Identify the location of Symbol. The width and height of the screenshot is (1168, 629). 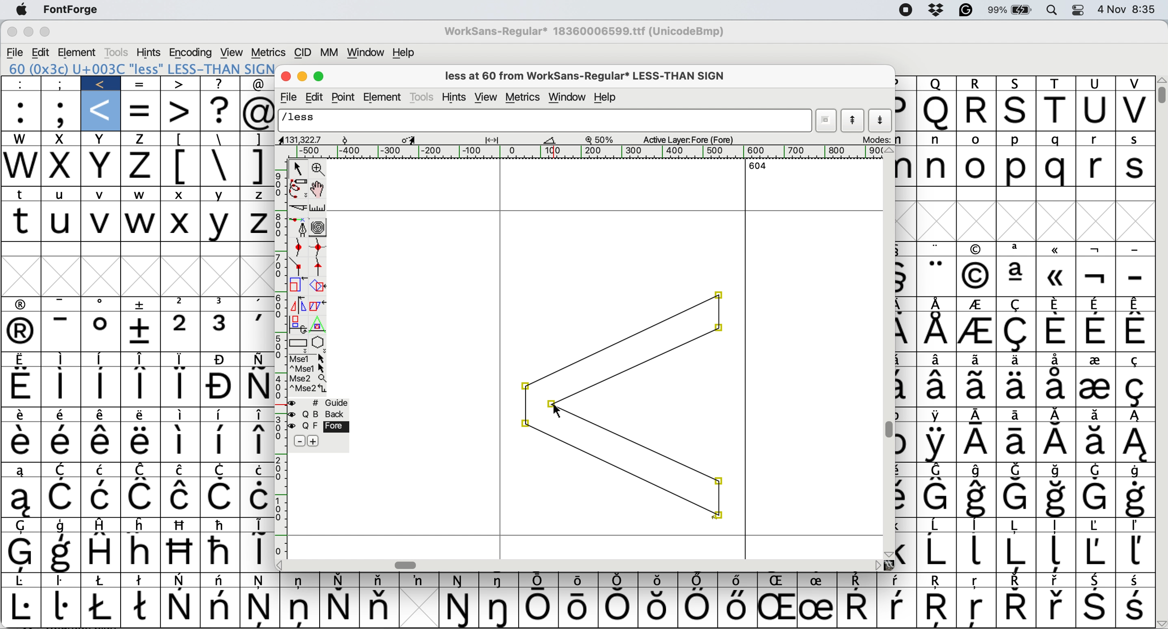
(1095, 277).